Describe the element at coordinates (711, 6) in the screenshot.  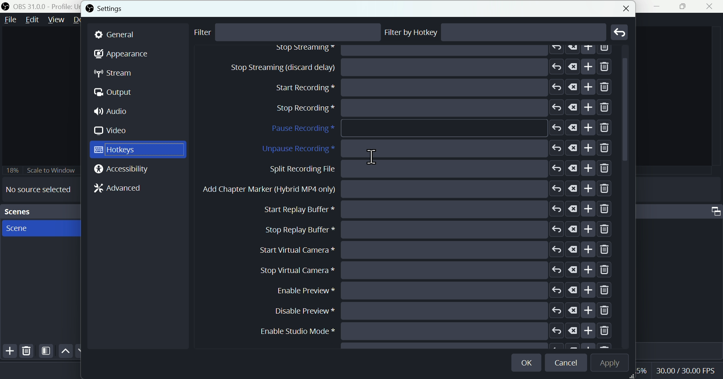
I see `close` at that location.